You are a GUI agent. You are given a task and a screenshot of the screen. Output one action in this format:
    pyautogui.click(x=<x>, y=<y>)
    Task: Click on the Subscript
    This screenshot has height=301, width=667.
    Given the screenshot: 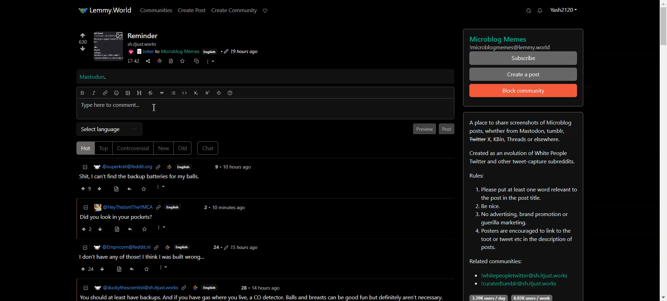 What is the action you would take?
    pyautogui.click(x=196, y=93)
    